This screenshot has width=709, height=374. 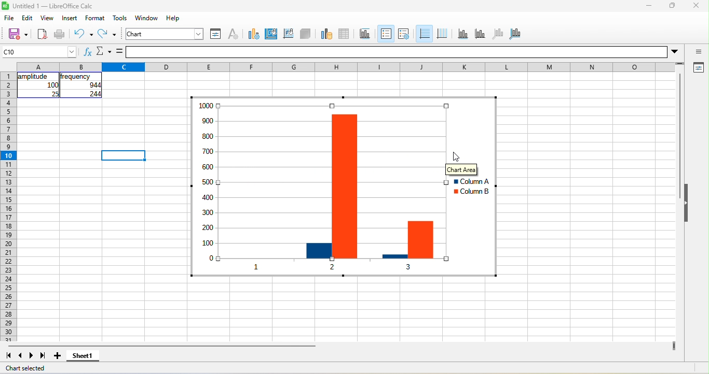 What do you see at coordinates (103, 52) in the screenshot?
I see `select function` at bounding box center [103, 52].